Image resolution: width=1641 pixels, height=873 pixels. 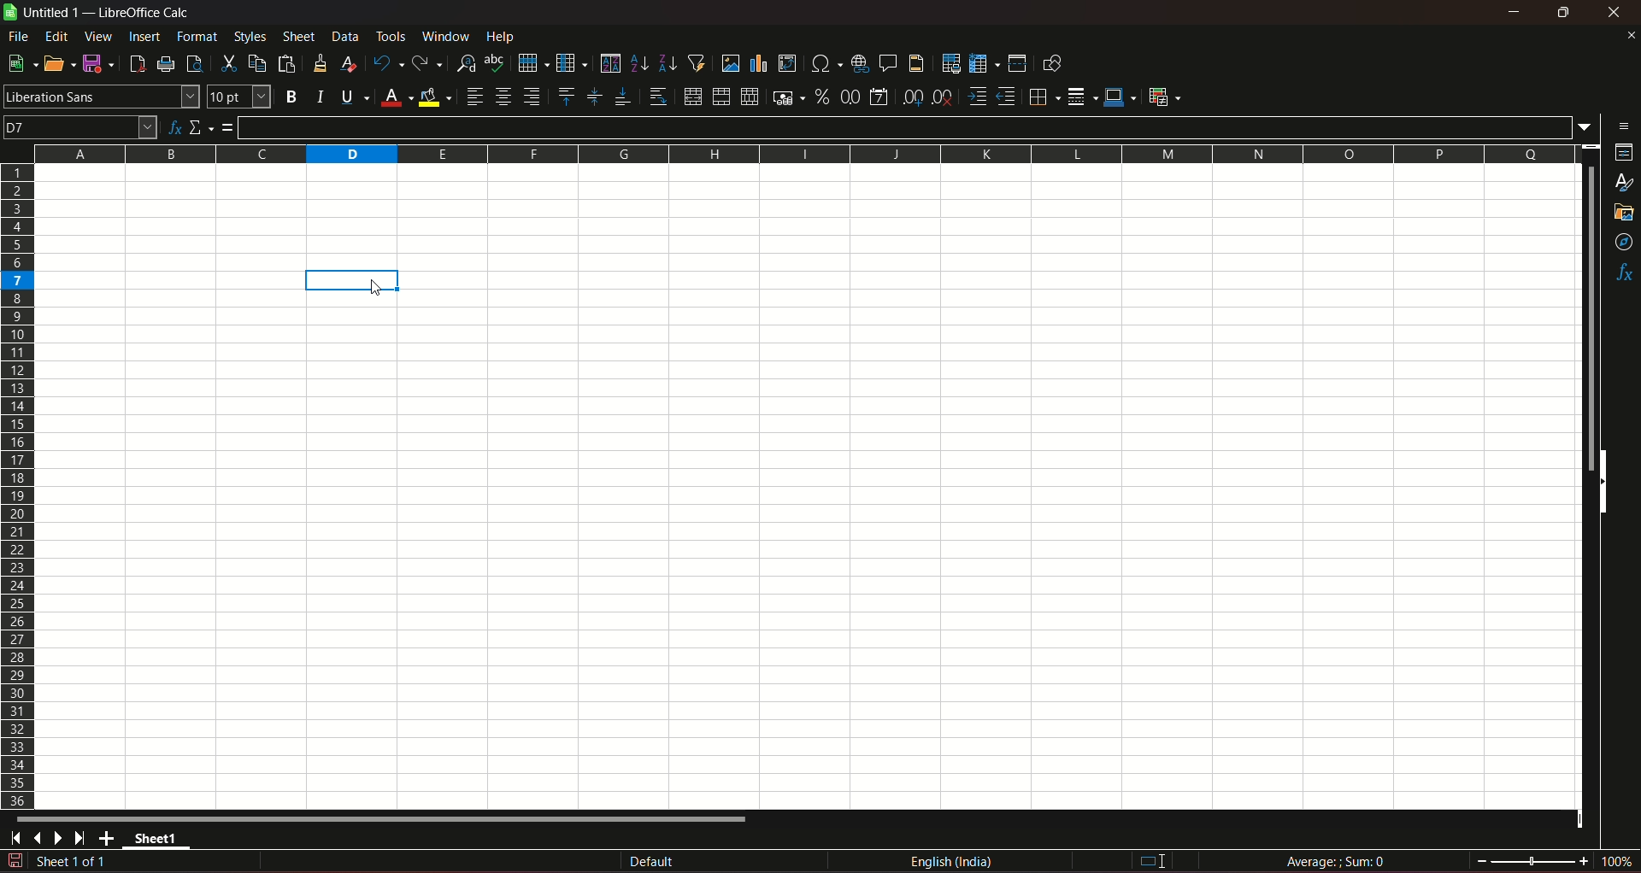 I want to click on rows, so click(x=18, y=485).